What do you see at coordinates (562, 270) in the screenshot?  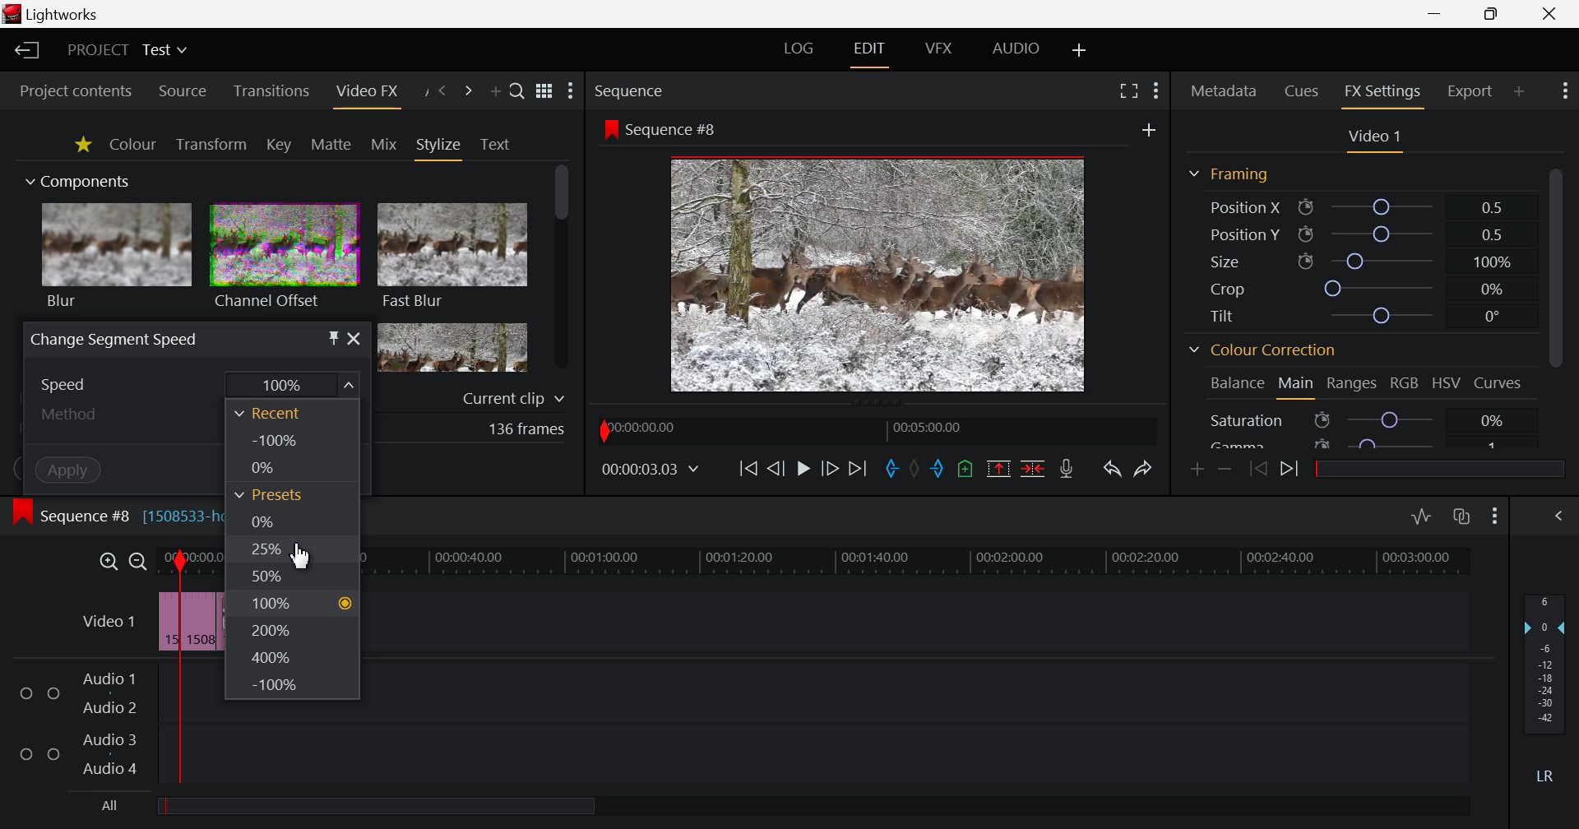 I see `Scroll Bar` at bounding box center [562, 270].